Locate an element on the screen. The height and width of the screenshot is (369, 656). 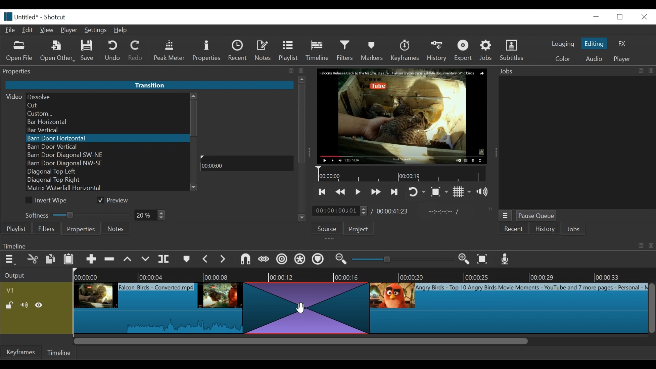
Current duration is located at coordinates (341, 210).